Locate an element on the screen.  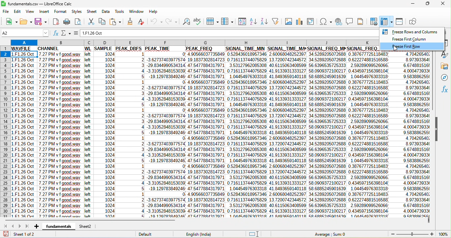
view is located at coordinates (31, 12).